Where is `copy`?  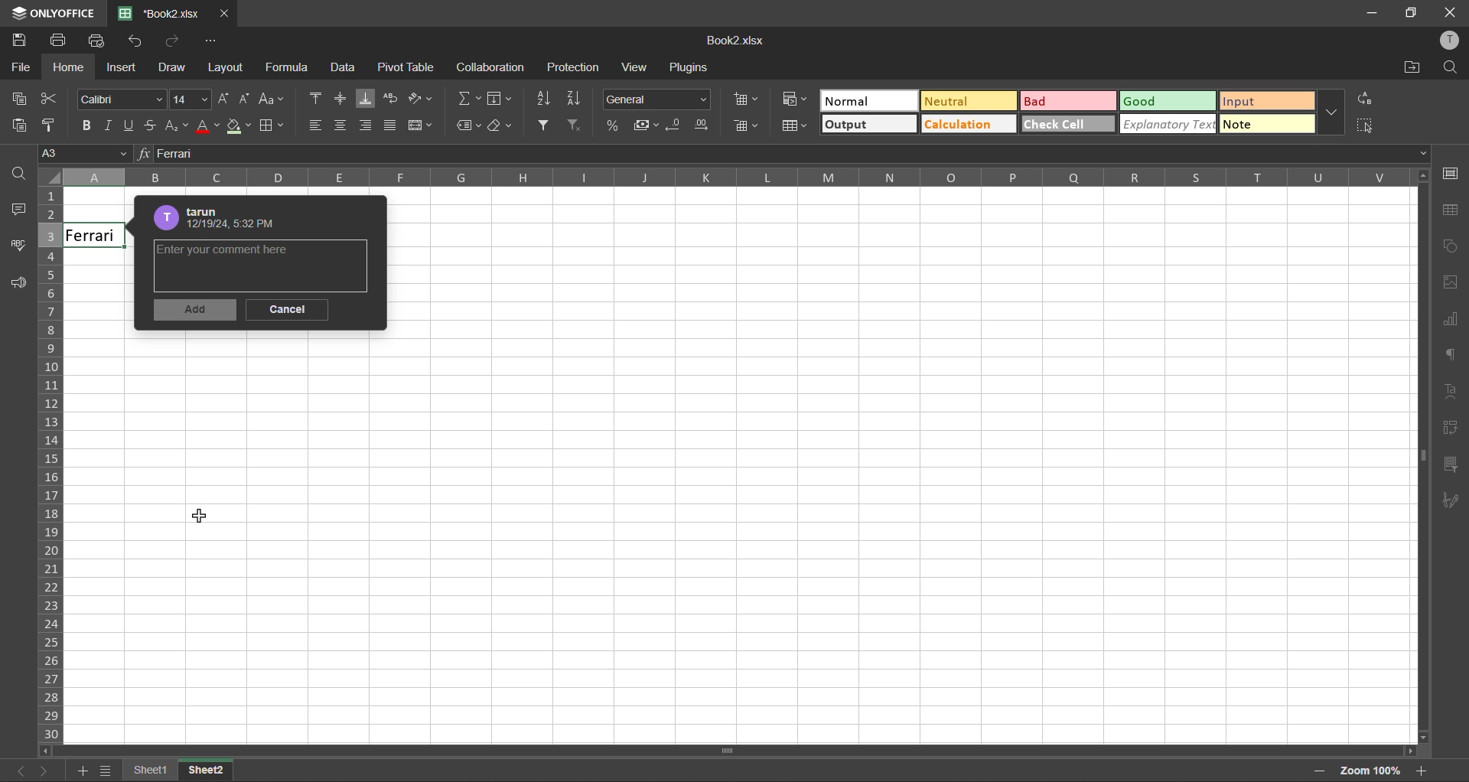 copy is located at coordinates (21, 98).